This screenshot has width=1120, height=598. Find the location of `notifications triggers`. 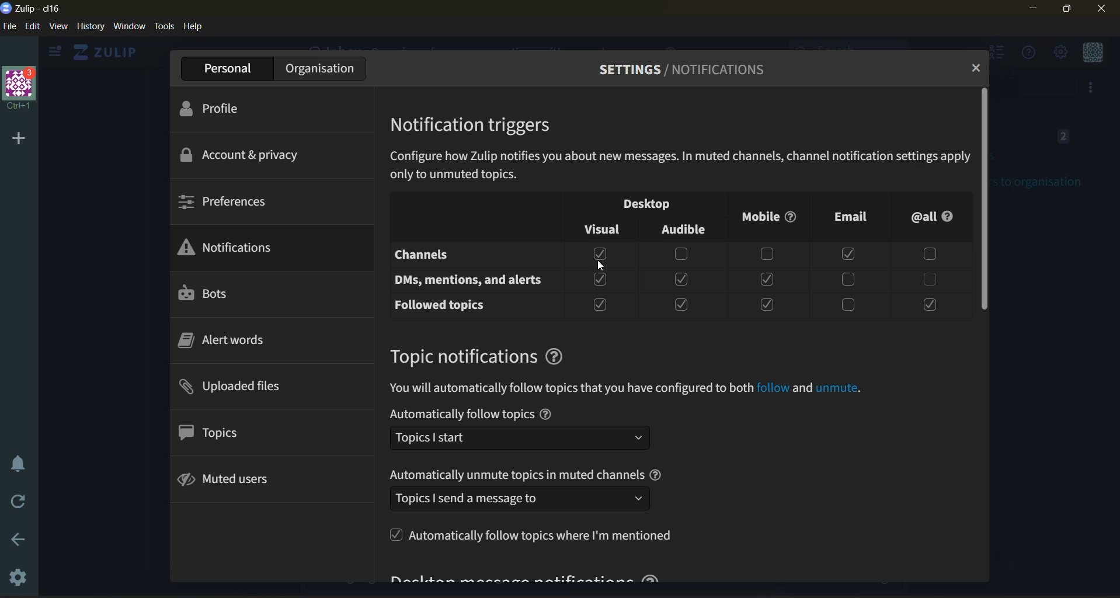

notifications triggers is located at coordinates (474, 123).